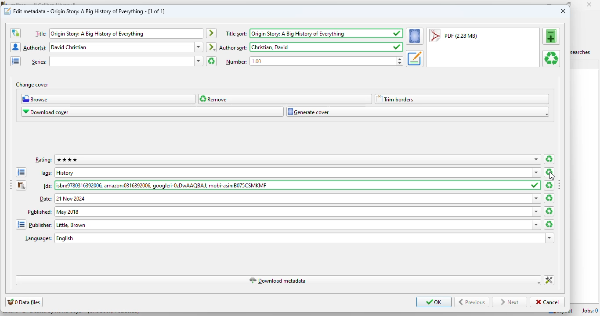  Describe the element at coordinates (307, 33) in the screenshot. I see `title sort: Origin Story: A Big History of Everything` at that location.